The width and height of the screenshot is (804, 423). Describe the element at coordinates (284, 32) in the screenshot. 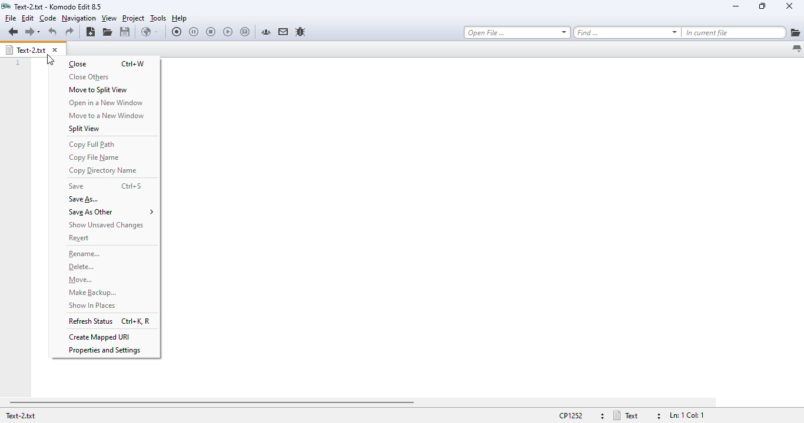

I see `komodo email lists` at that location.